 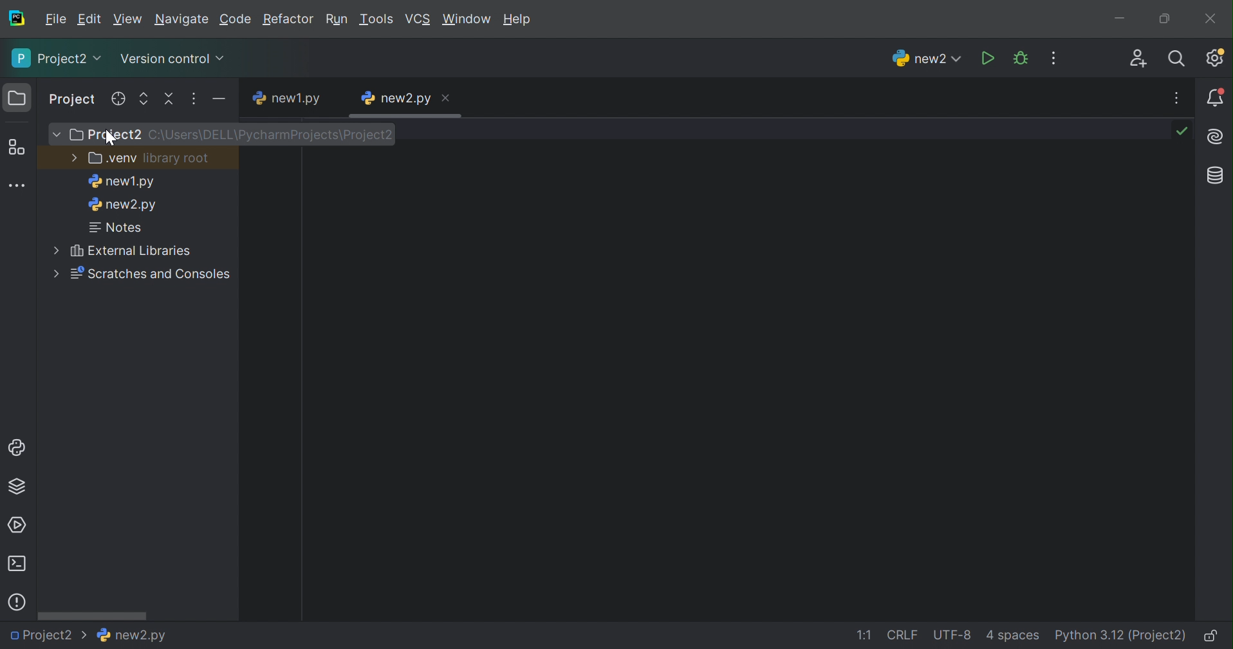 I want to click on Select opened file, so click(x=120, y=98).